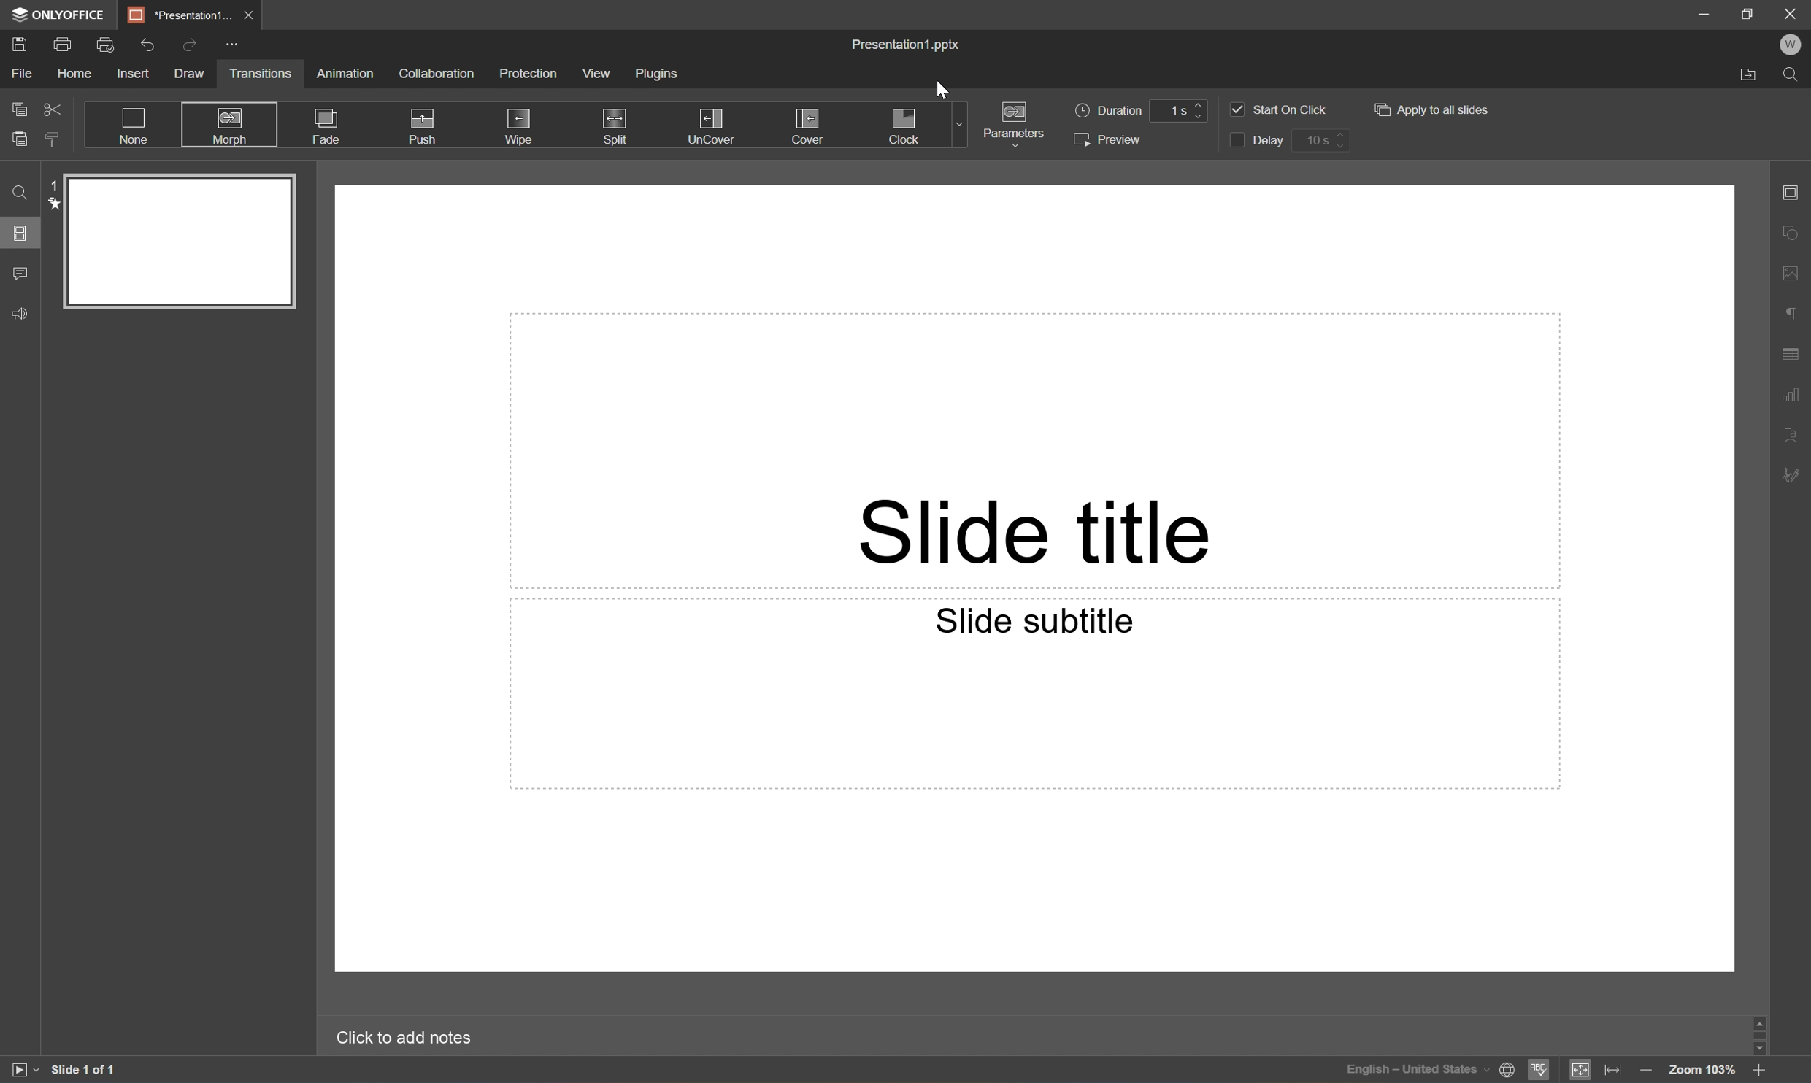 The height and width of the screenshot is (1083, 1811). I want to click on star, so click(54, 205).